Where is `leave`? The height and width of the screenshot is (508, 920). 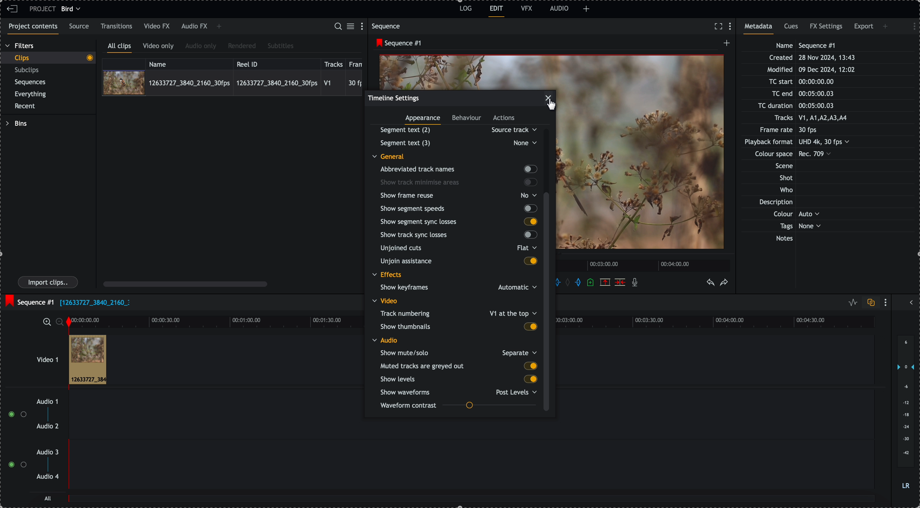 leave is located at coordinates (12, 9).